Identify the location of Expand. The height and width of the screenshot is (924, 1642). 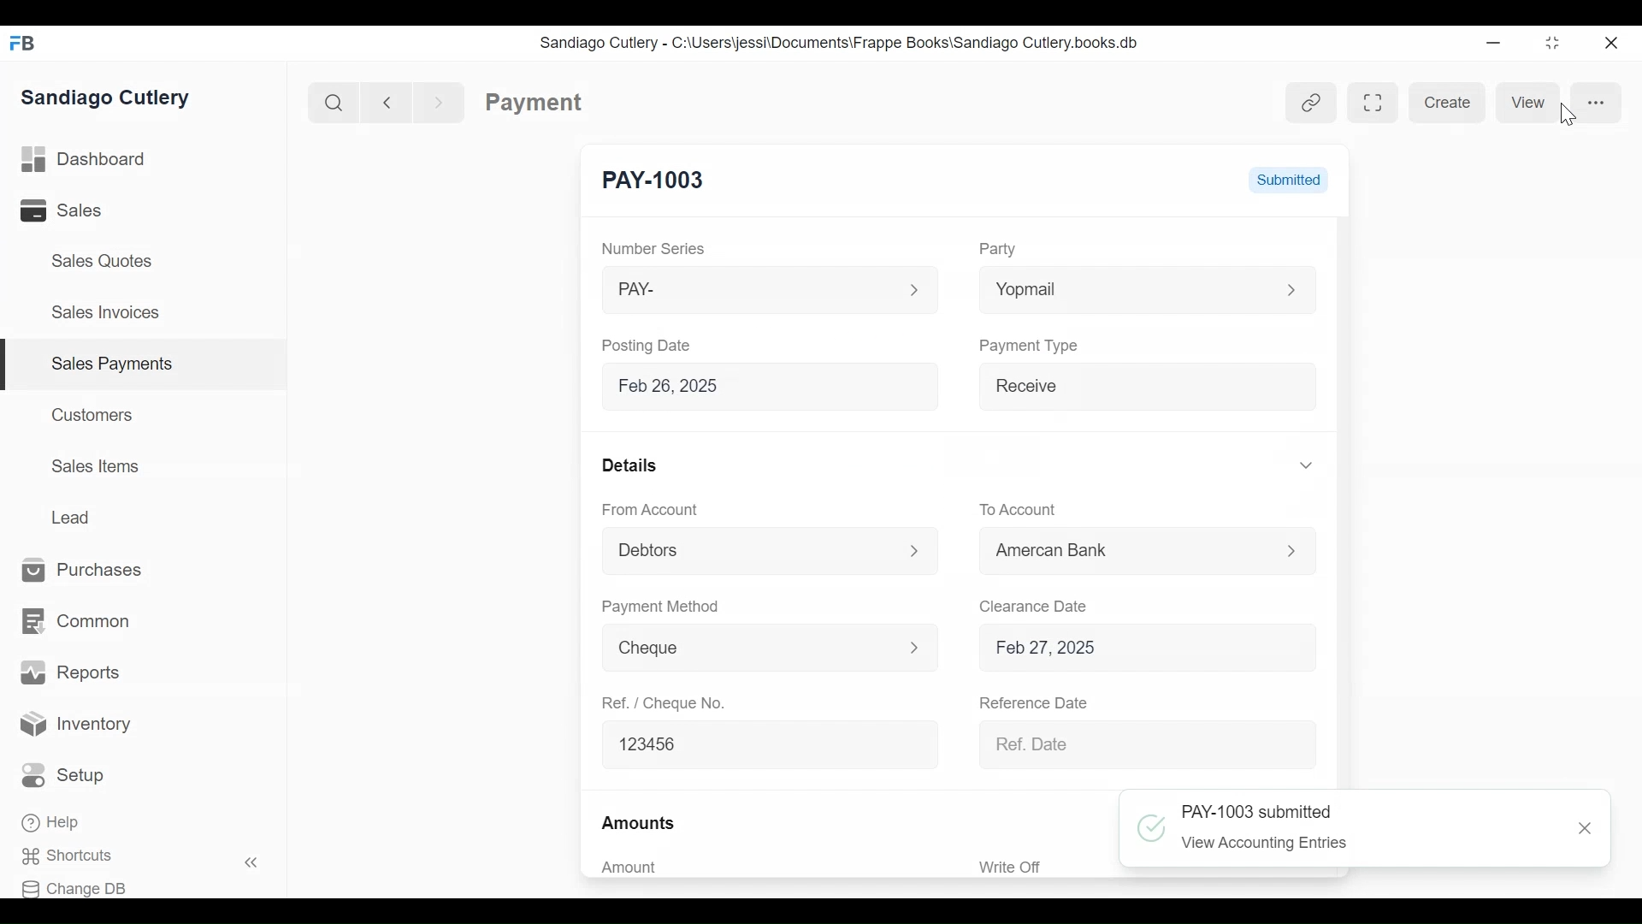
(913, 550).